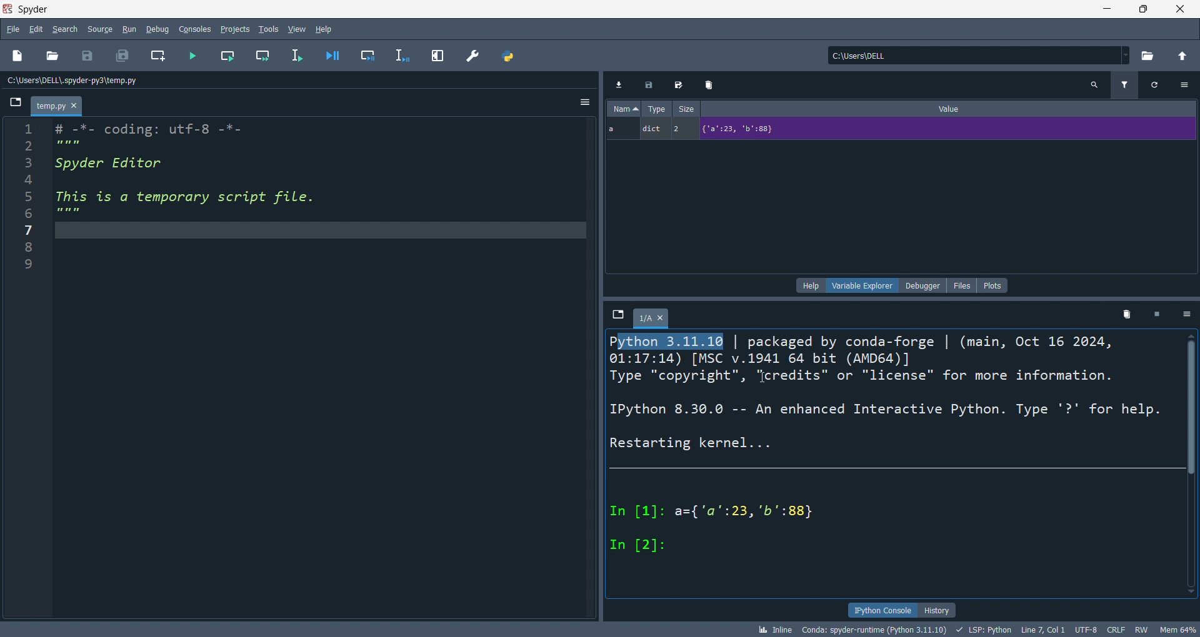 The height and width of the screenshot is (637, 1200). Describe the element at coordinates (1177, 629) in the screenshot. I see `mem 64%` at that location.